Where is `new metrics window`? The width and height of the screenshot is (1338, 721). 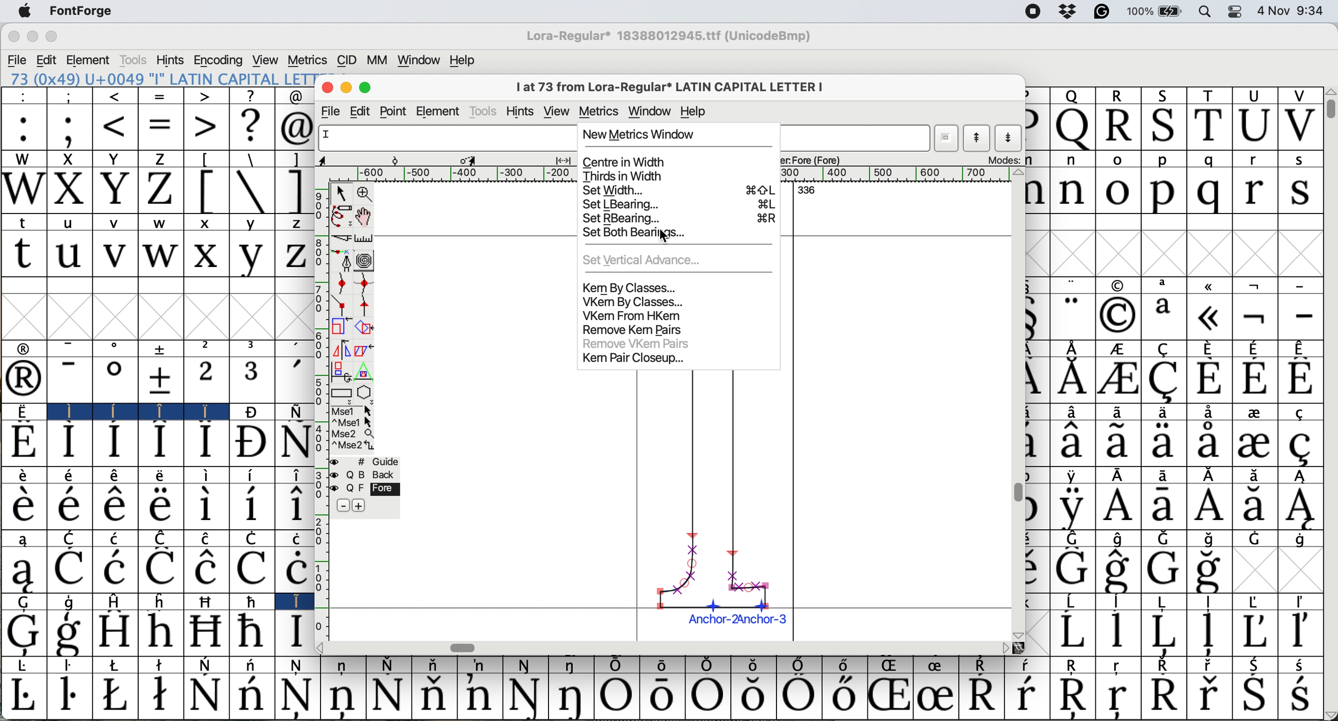 new metrics window is located at coordinates (648, 136).